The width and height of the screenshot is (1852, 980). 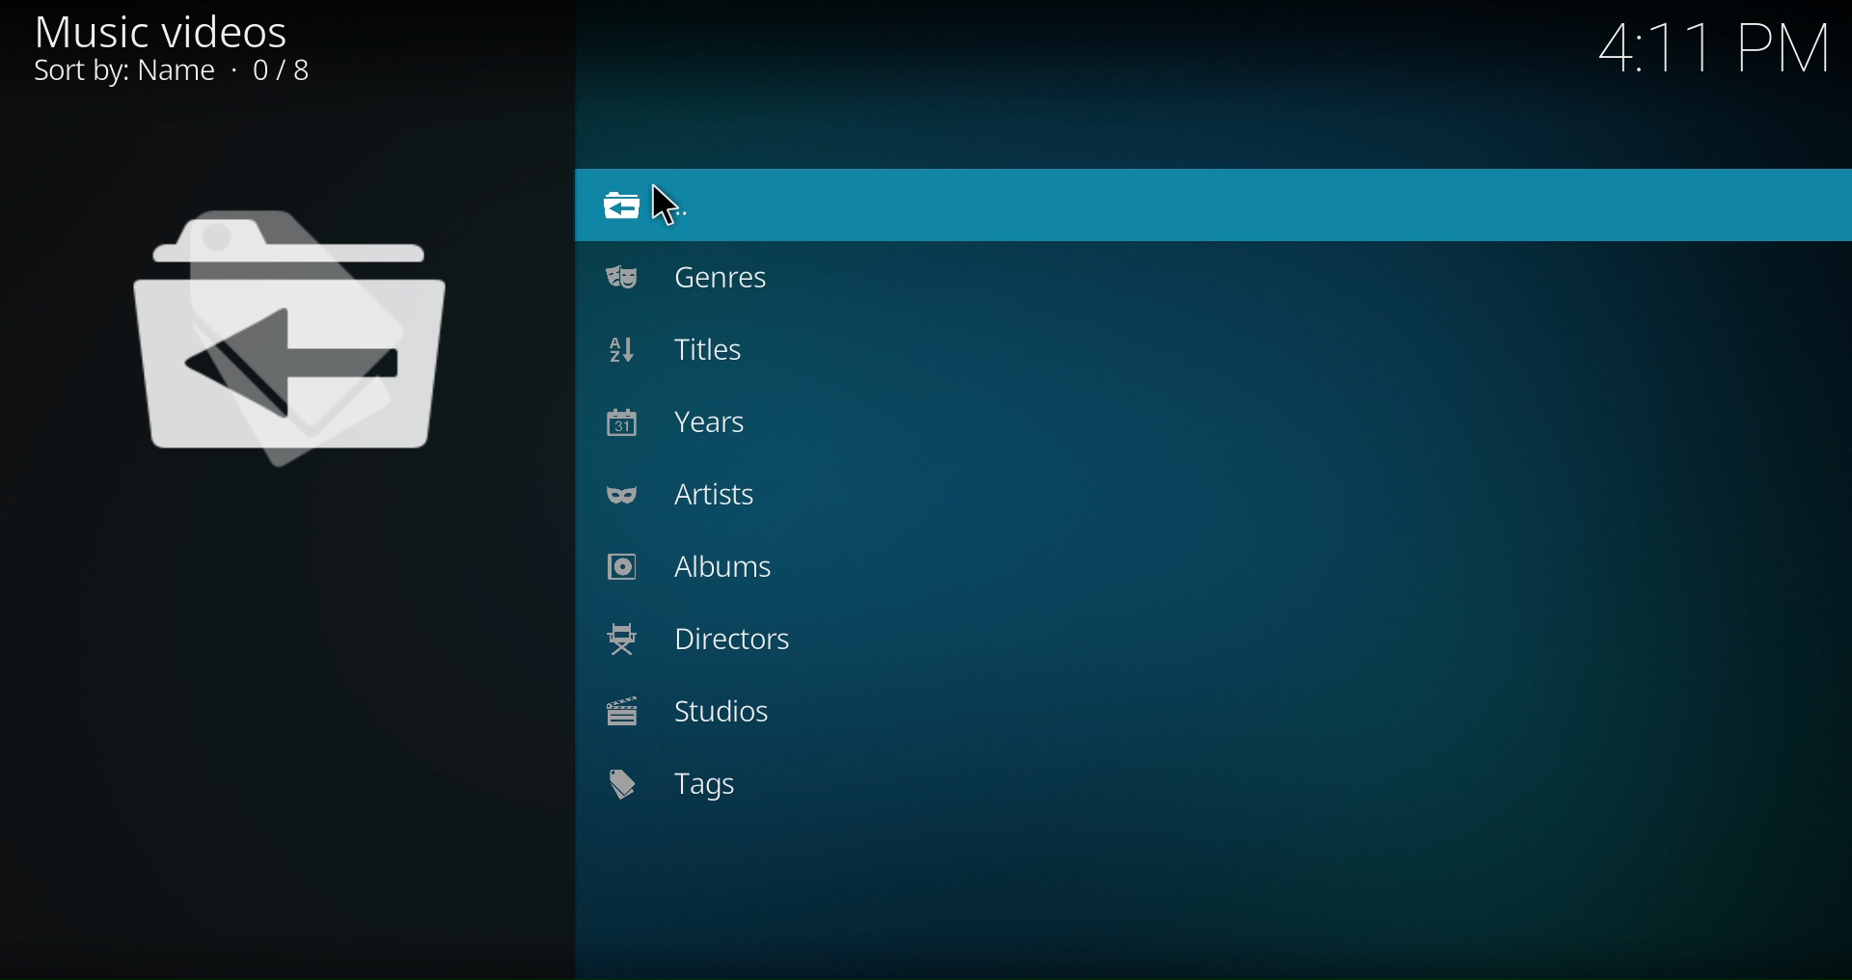 What do you see at coordinates (739, 422) in the screenshot?
I see `Years` at bounding box center [739, 422].